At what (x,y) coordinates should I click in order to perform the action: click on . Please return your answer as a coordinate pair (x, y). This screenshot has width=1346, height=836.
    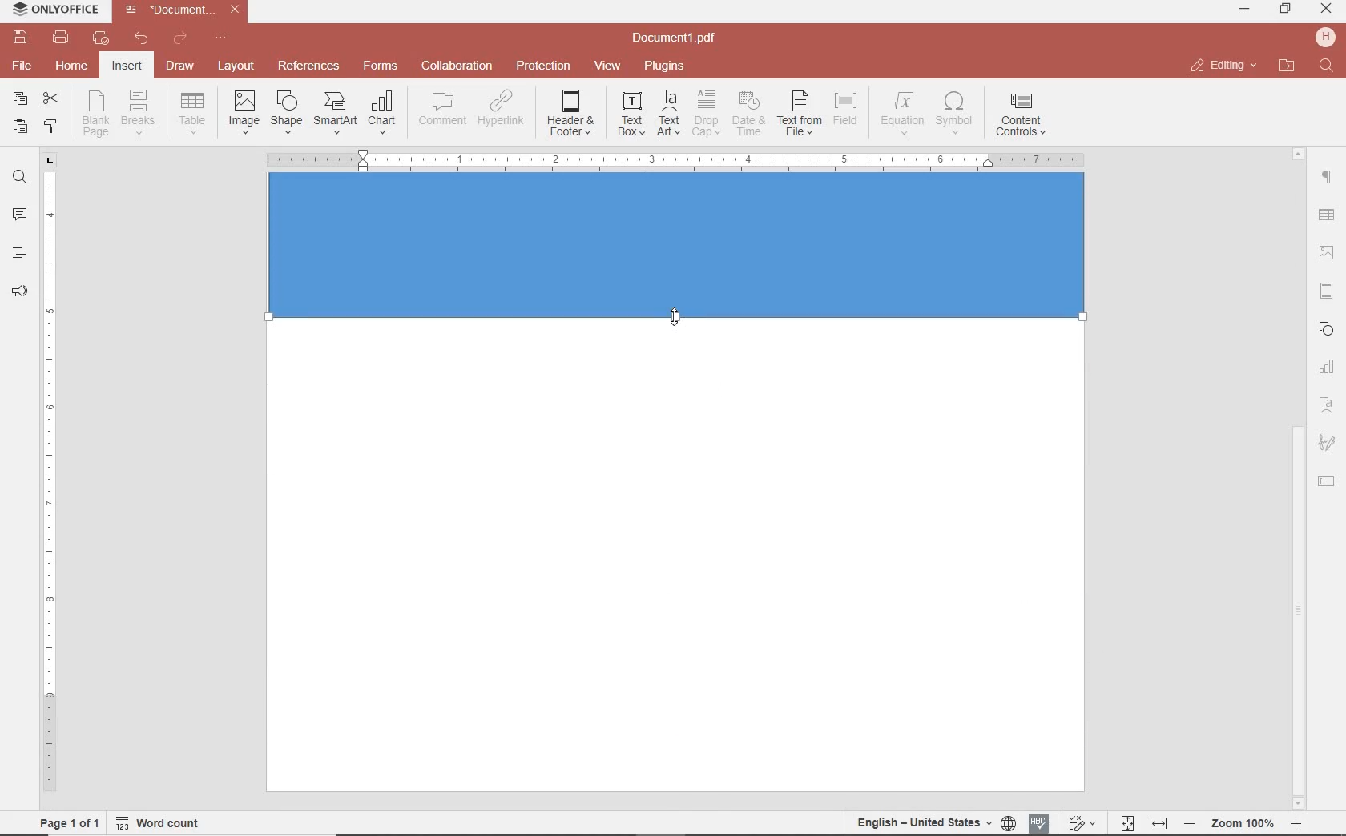
    Looking at the image, I should click on (681, 258).